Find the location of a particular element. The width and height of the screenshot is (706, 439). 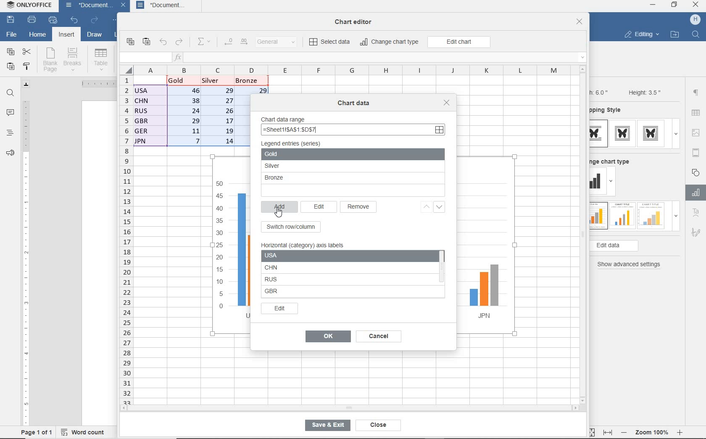

wrapping style is located at coordinates (618, 111).